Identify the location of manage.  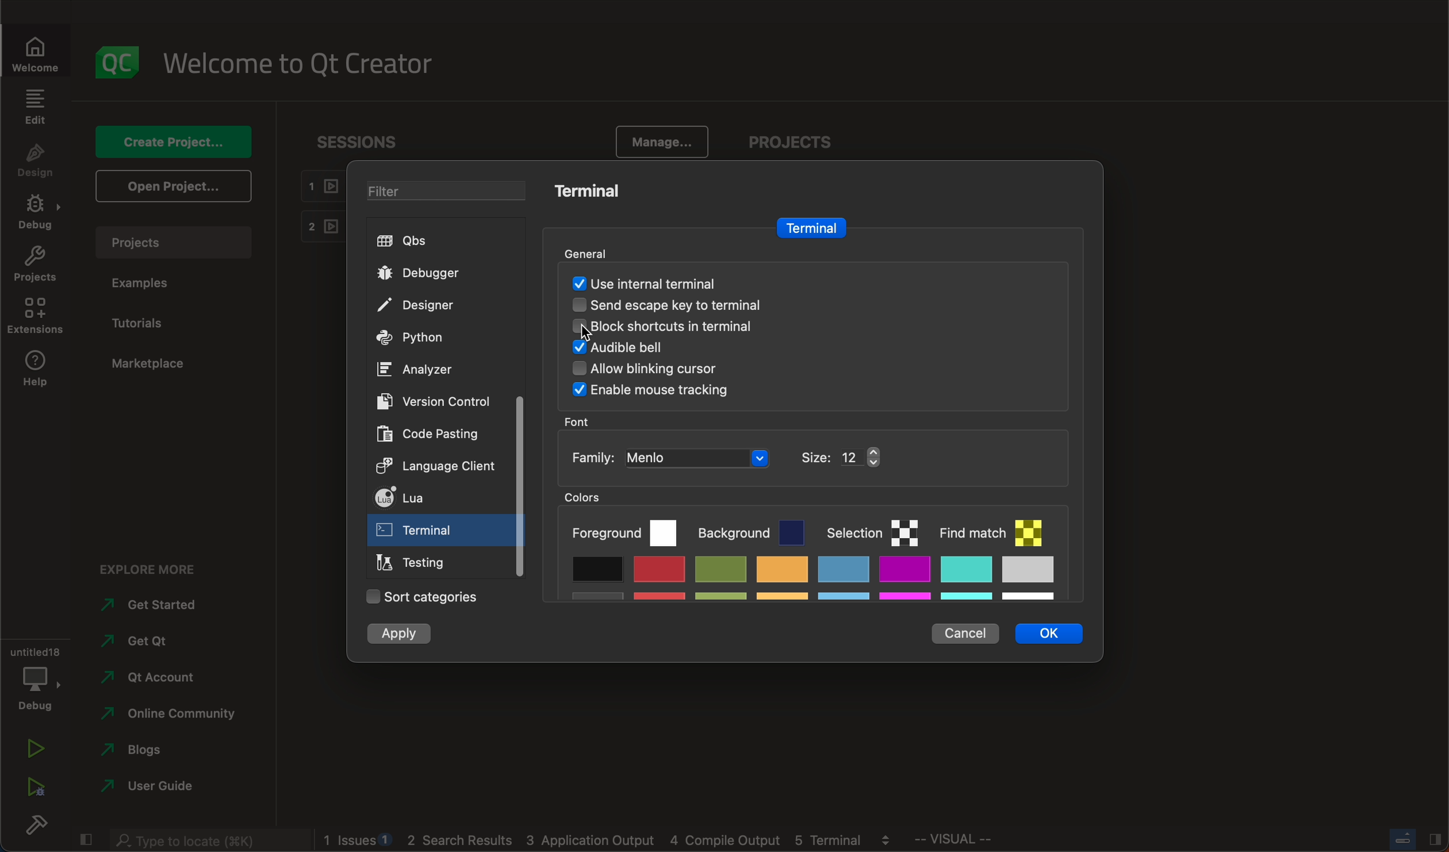
(662, 139).